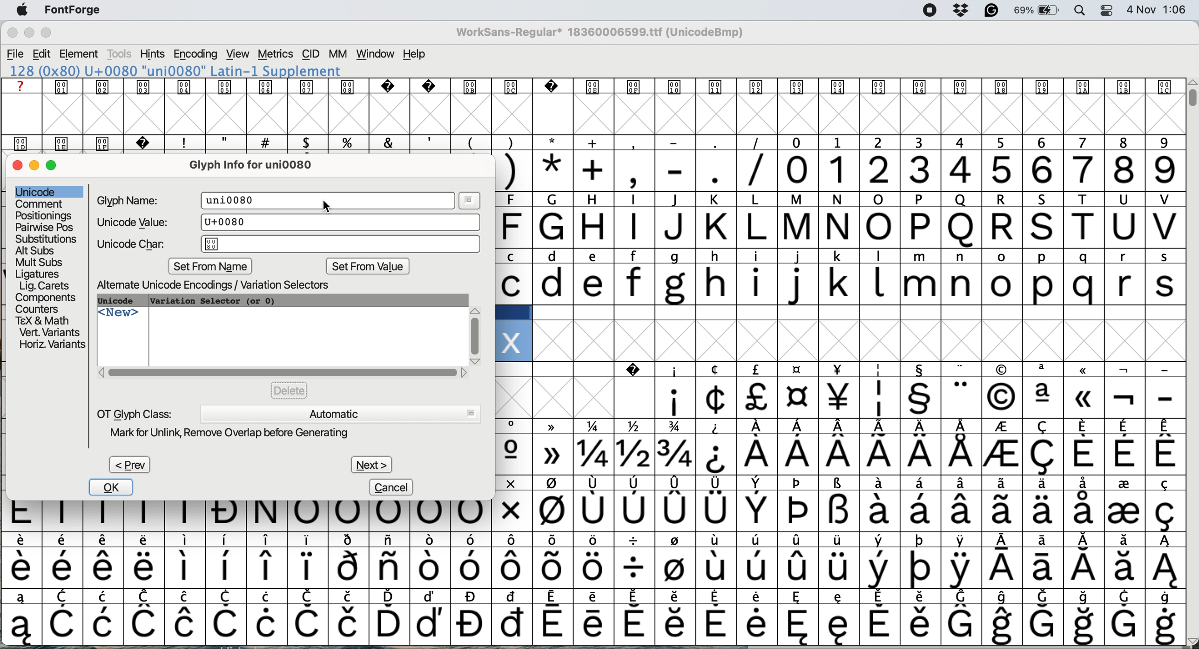 The width and height of the screenshot is (1199, 649). Describe the element at coordinates (195, 54) in the screenshot. I see `encoding` at that location.